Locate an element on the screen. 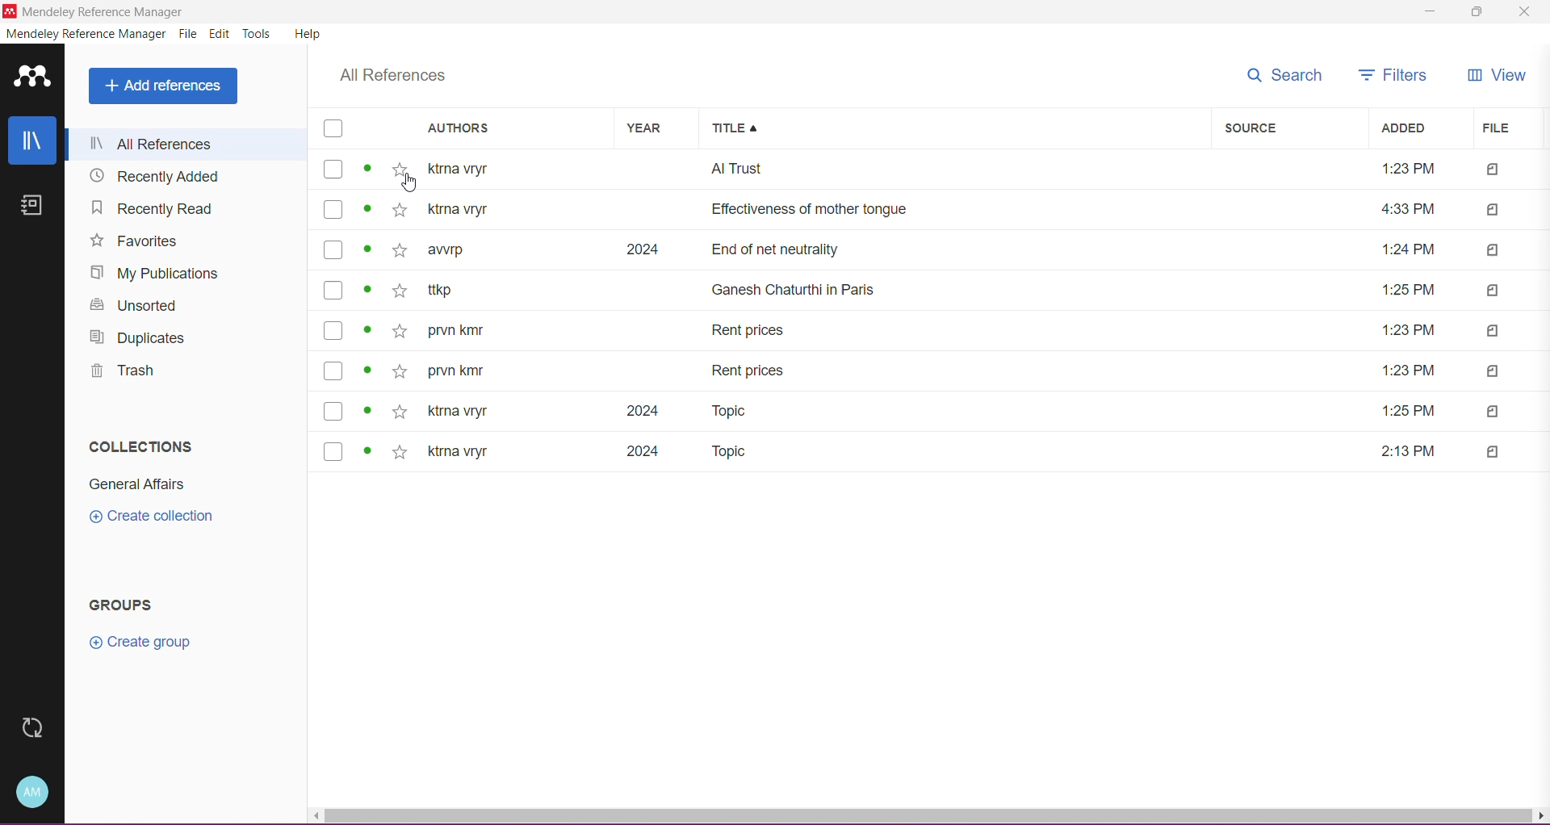 The image size is (1550, 825). Filters is located at coordinates (1387, 77).